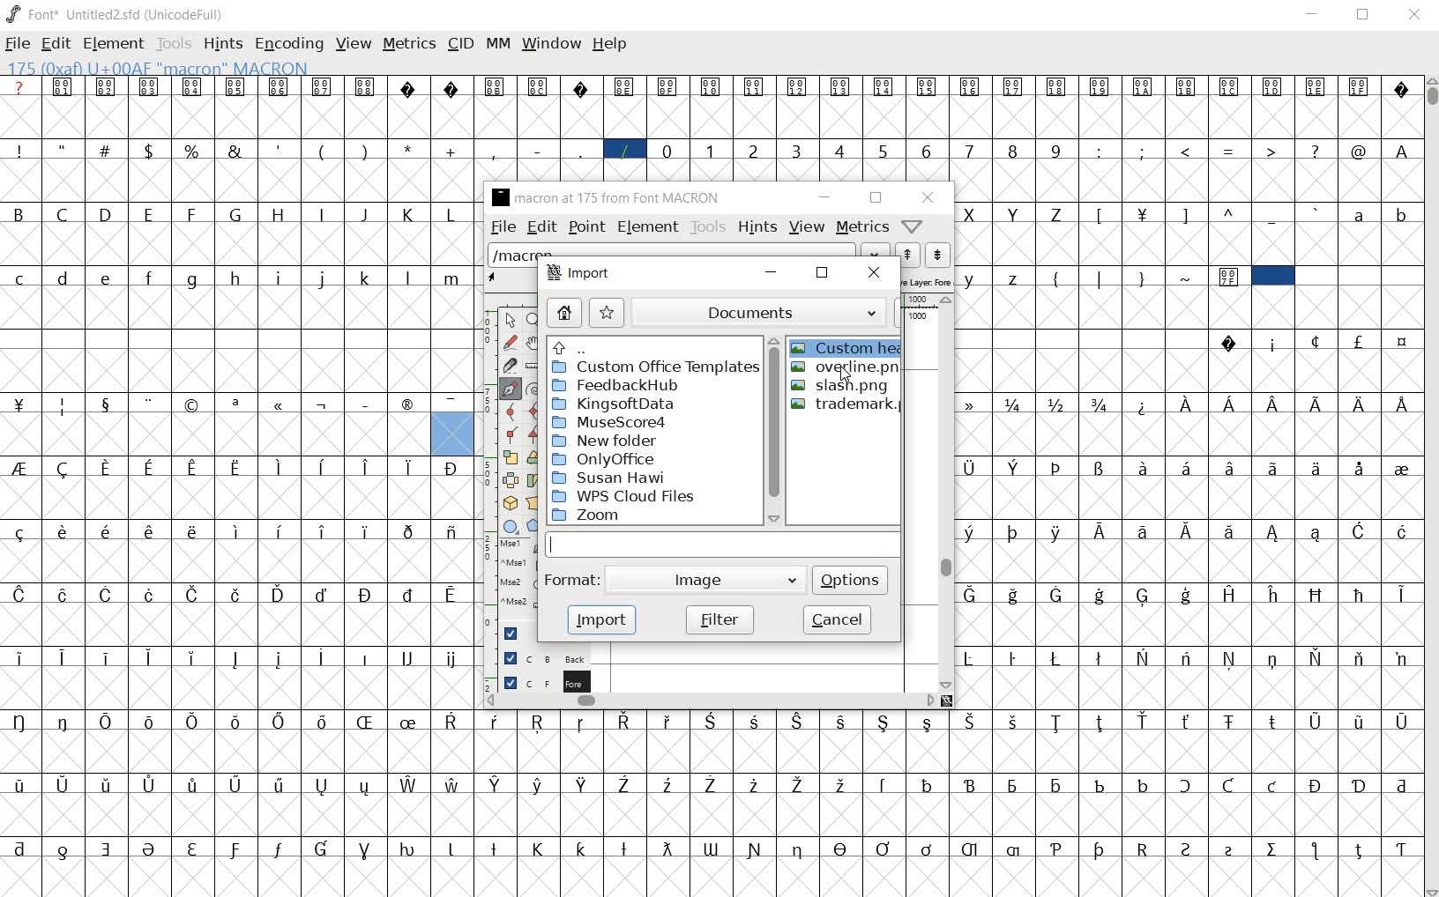 The image size is (1439, 897). Describe the element at coordinates (196, 594) in the screenshot. I see `Symbol` at that location.